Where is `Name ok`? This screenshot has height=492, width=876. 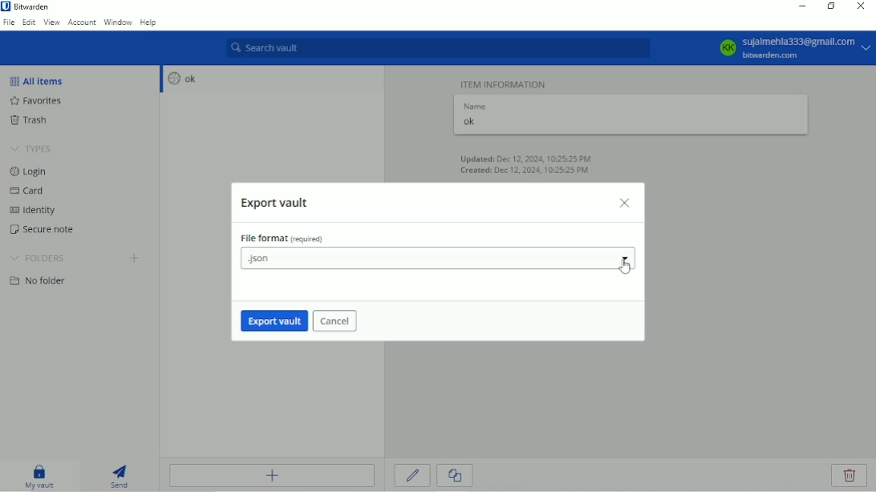
Name ok is located at coordinates (476, 116).